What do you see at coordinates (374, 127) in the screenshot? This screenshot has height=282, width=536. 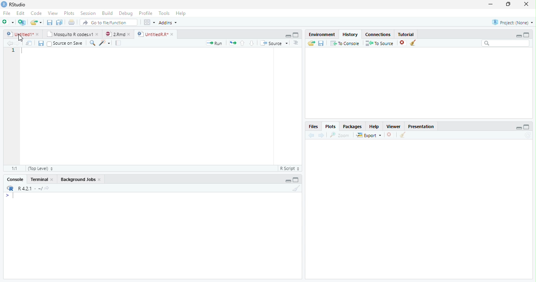 I see `Help` at bounding box center [374, 127].